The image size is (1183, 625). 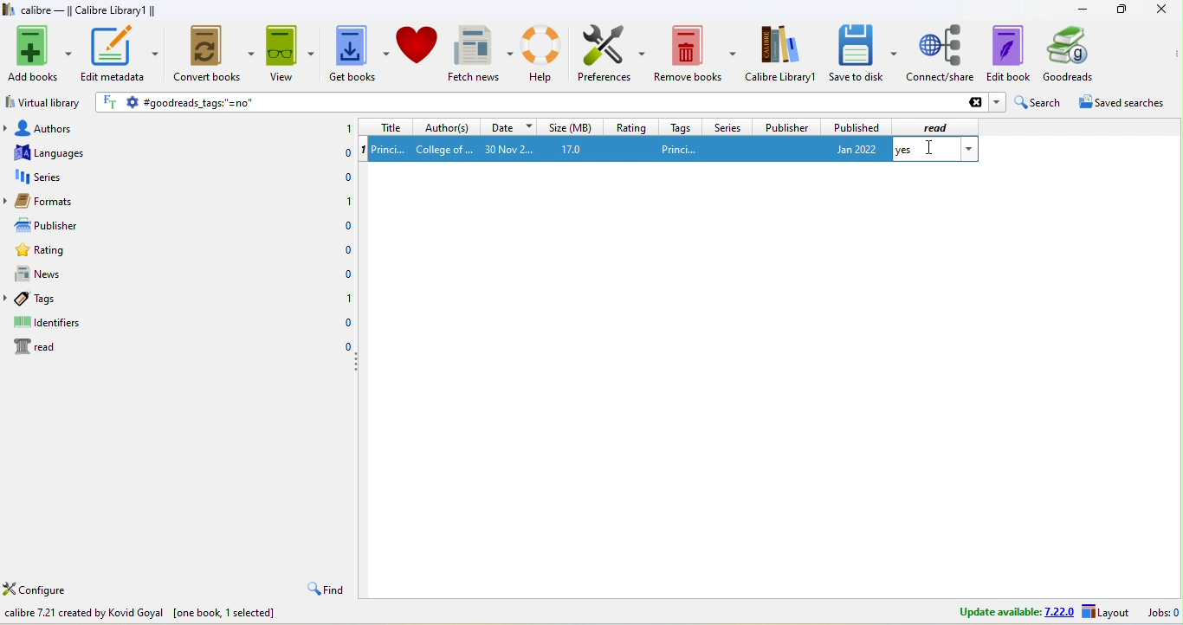 I want to click on configure, so click(x=46, y=588).